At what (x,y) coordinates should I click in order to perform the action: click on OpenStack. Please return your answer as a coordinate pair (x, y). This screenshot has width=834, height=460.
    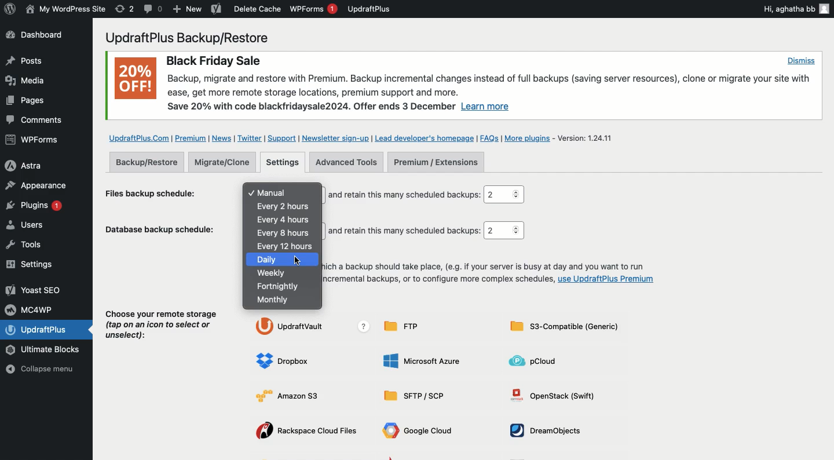
    Looking at the image, I should click on (558, 395).